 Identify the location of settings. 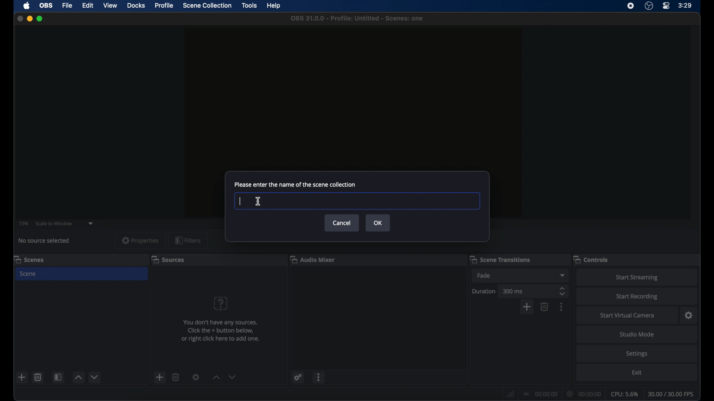
(689, 315).